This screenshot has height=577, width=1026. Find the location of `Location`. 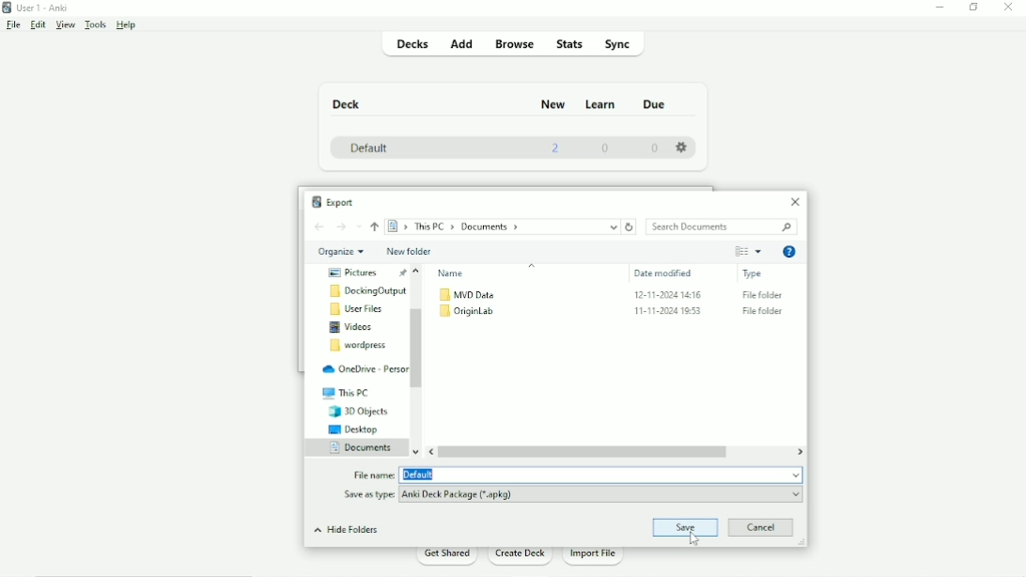

Location is located at coordinates (504, 226).